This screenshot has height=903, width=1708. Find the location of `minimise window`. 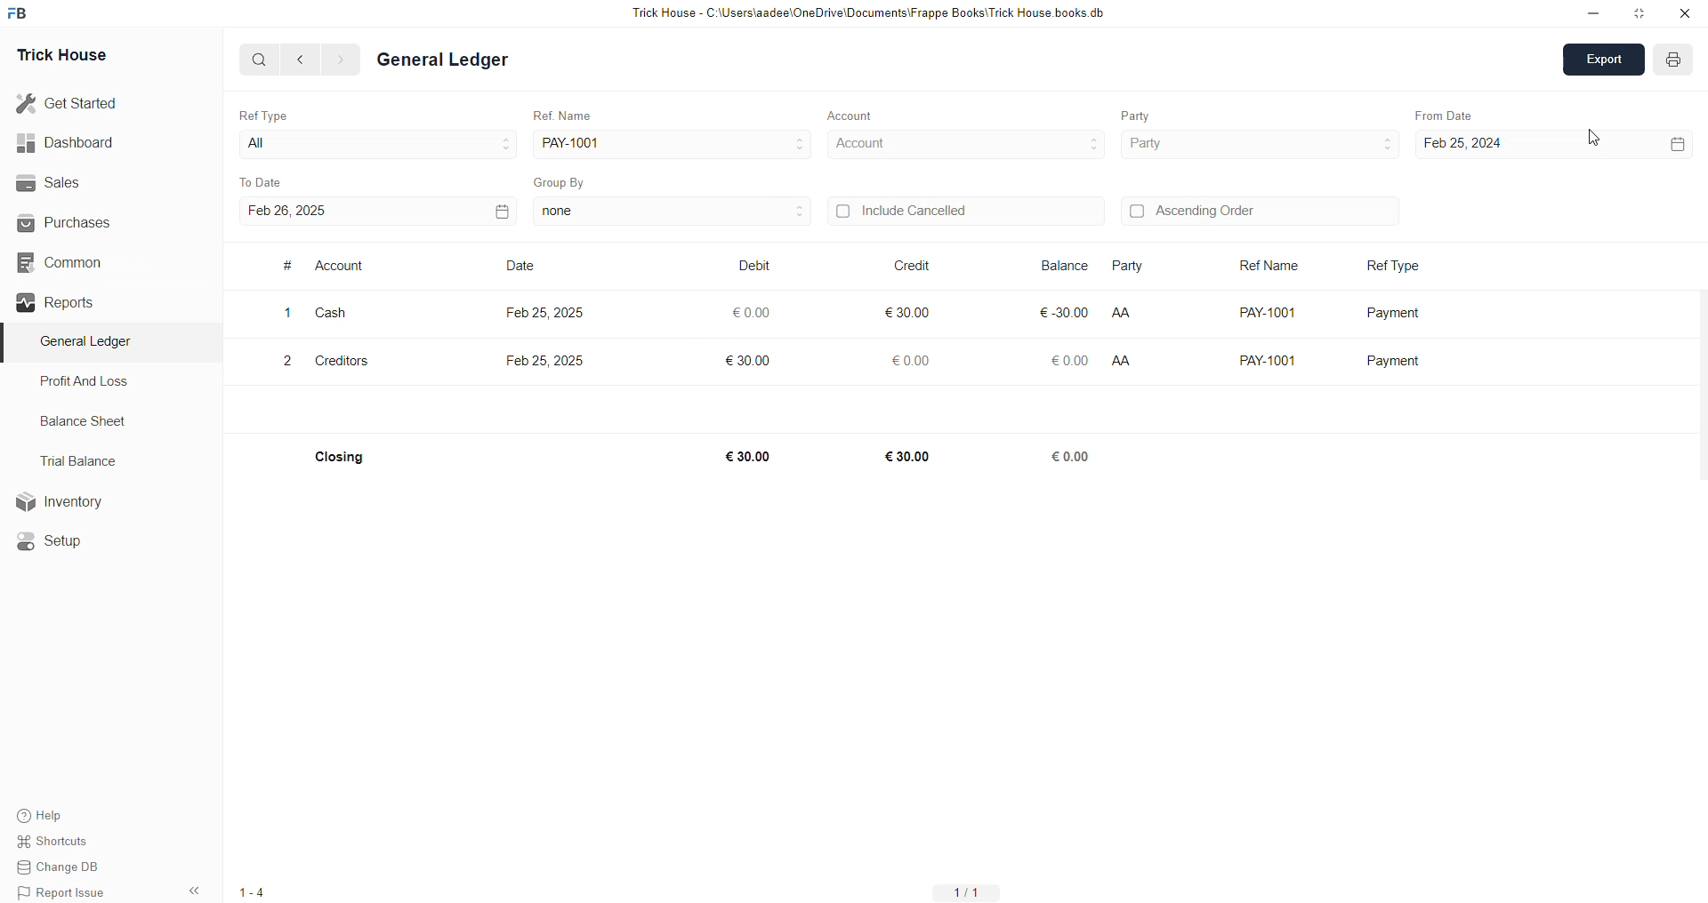

minimise window is located at coordinates (1638, 15).